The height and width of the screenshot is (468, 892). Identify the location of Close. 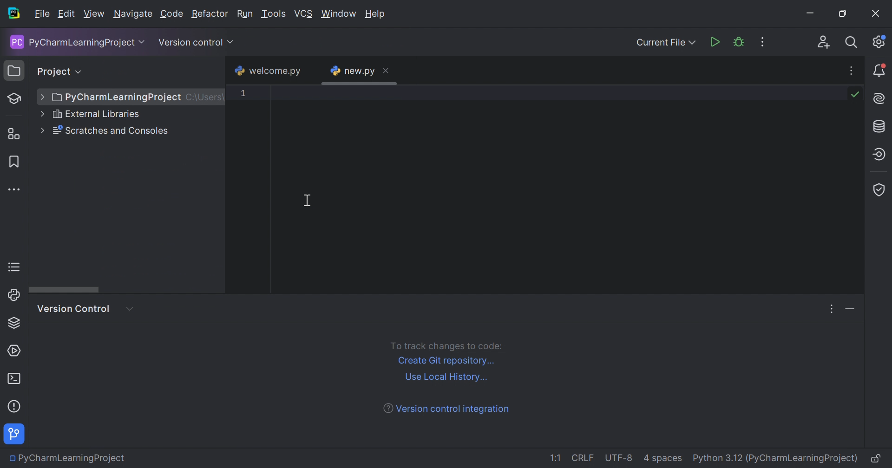
(389, 69).